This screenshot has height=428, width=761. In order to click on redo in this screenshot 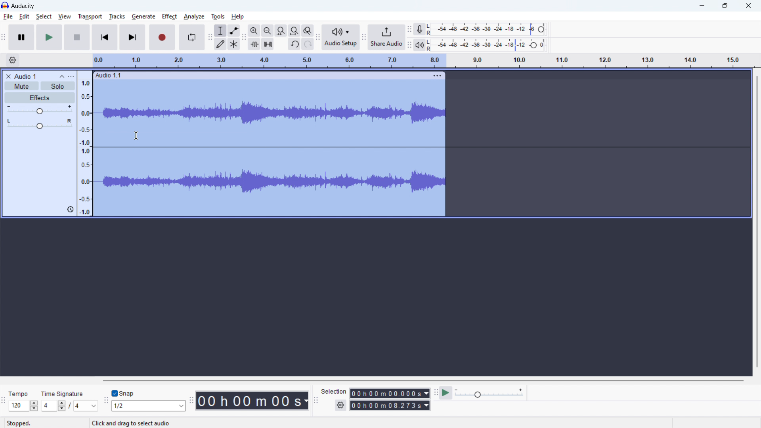, I will do `click(308, 44)`.